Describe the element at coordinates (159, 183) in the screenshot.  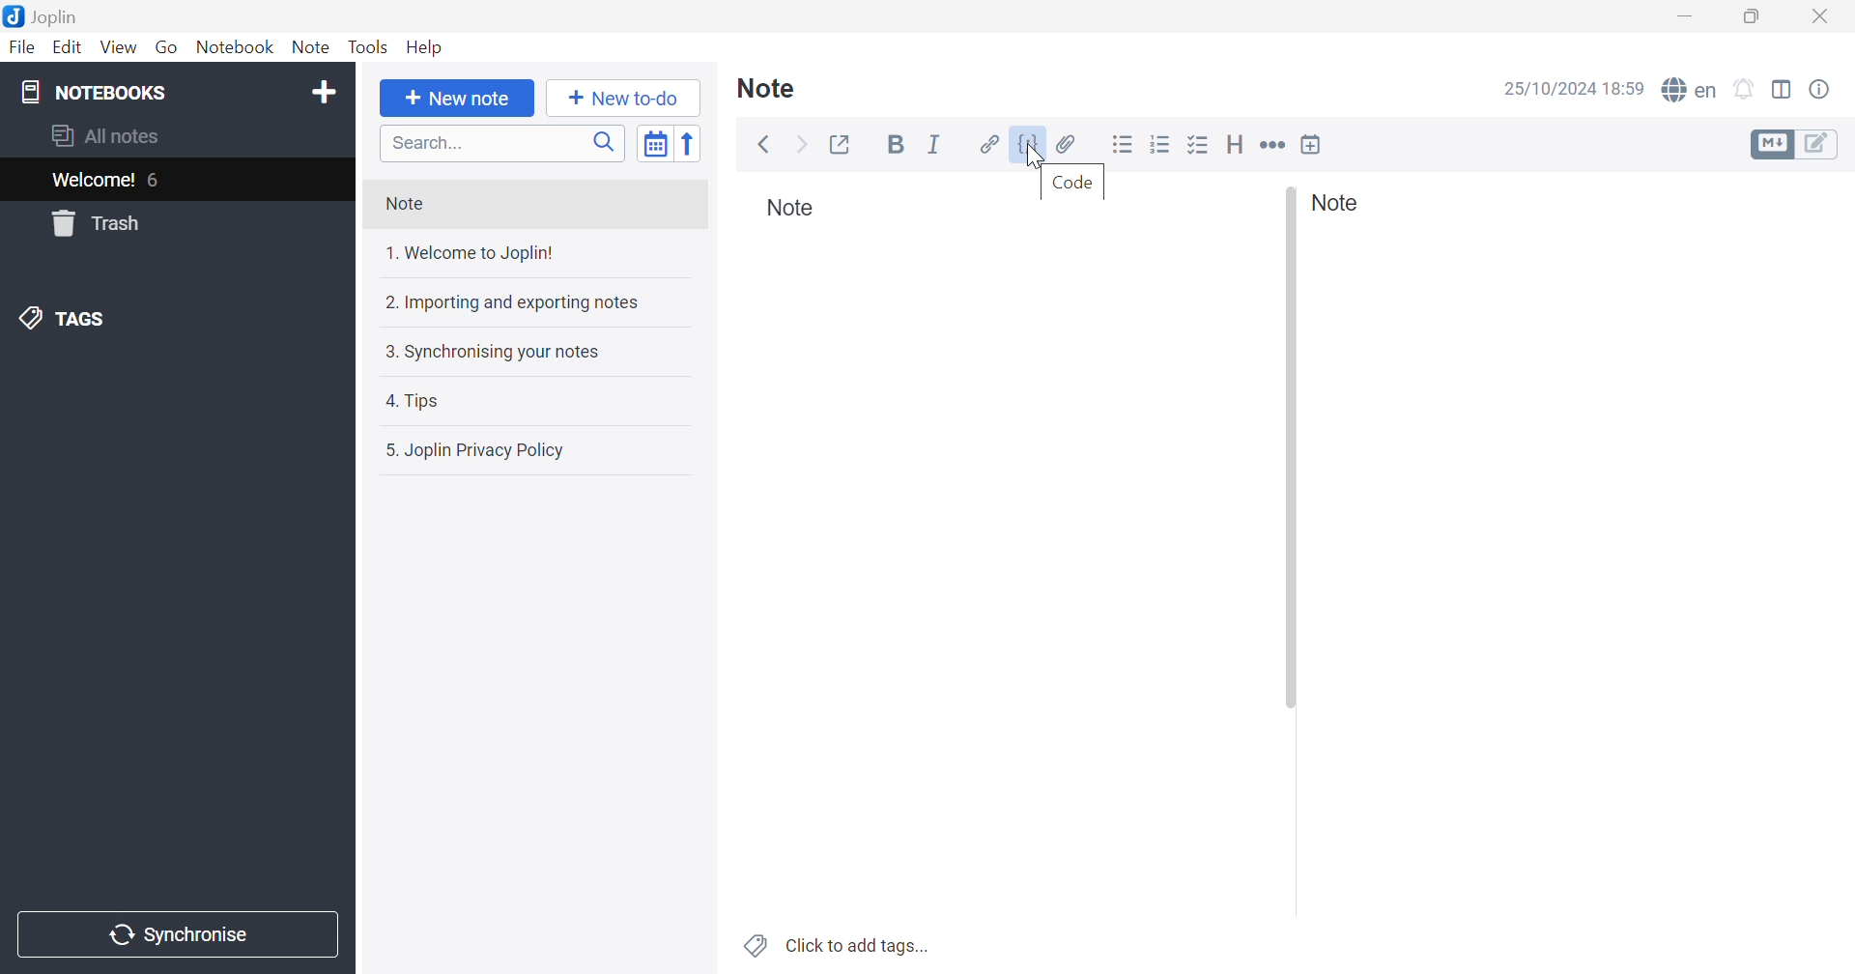
I see `6` at that location.